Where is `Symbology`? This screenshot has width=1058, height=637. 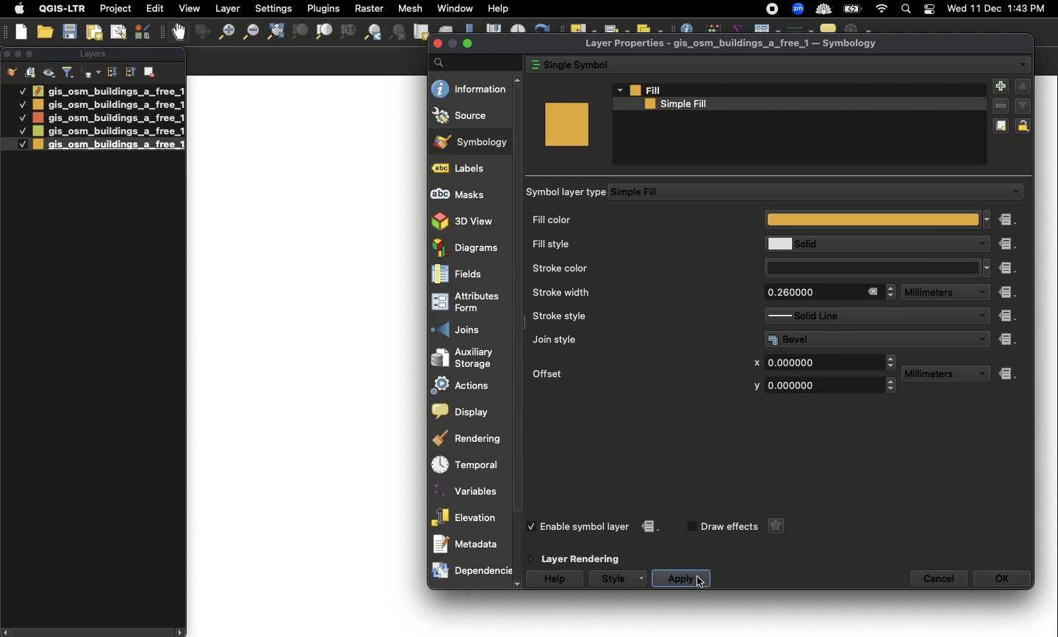
Symbology is located at coordinates (472, 142).